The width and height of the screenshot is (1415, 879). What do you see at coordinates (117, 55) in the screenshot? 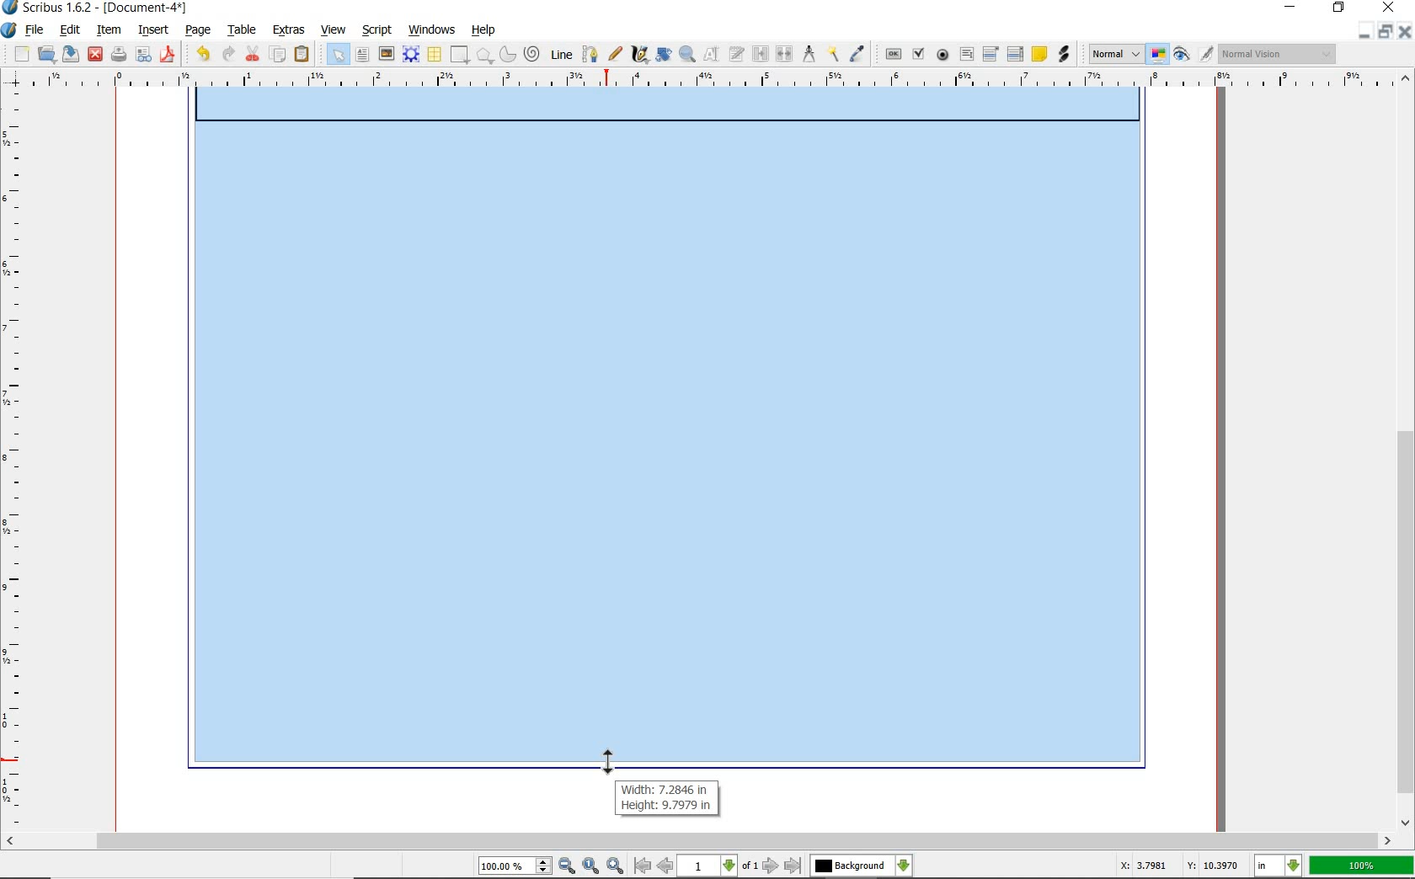
I see `print` at bounding box center [117, 55].